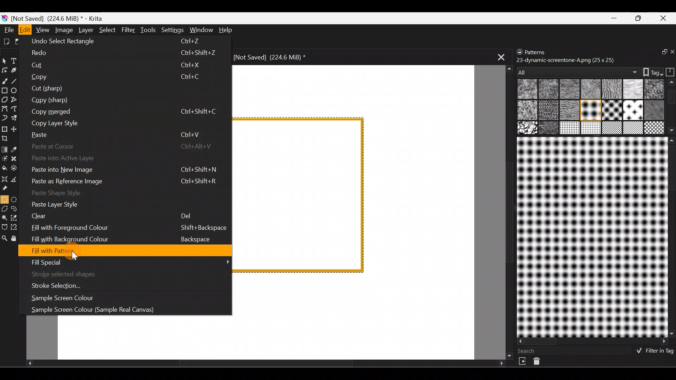  I want to click on Multibrush tool, so click(17, 119).